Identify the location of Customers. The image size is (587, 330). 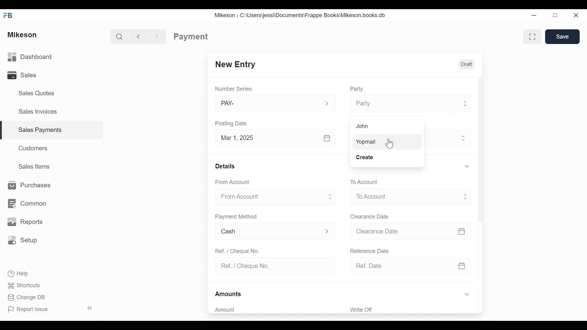
(35, 148).